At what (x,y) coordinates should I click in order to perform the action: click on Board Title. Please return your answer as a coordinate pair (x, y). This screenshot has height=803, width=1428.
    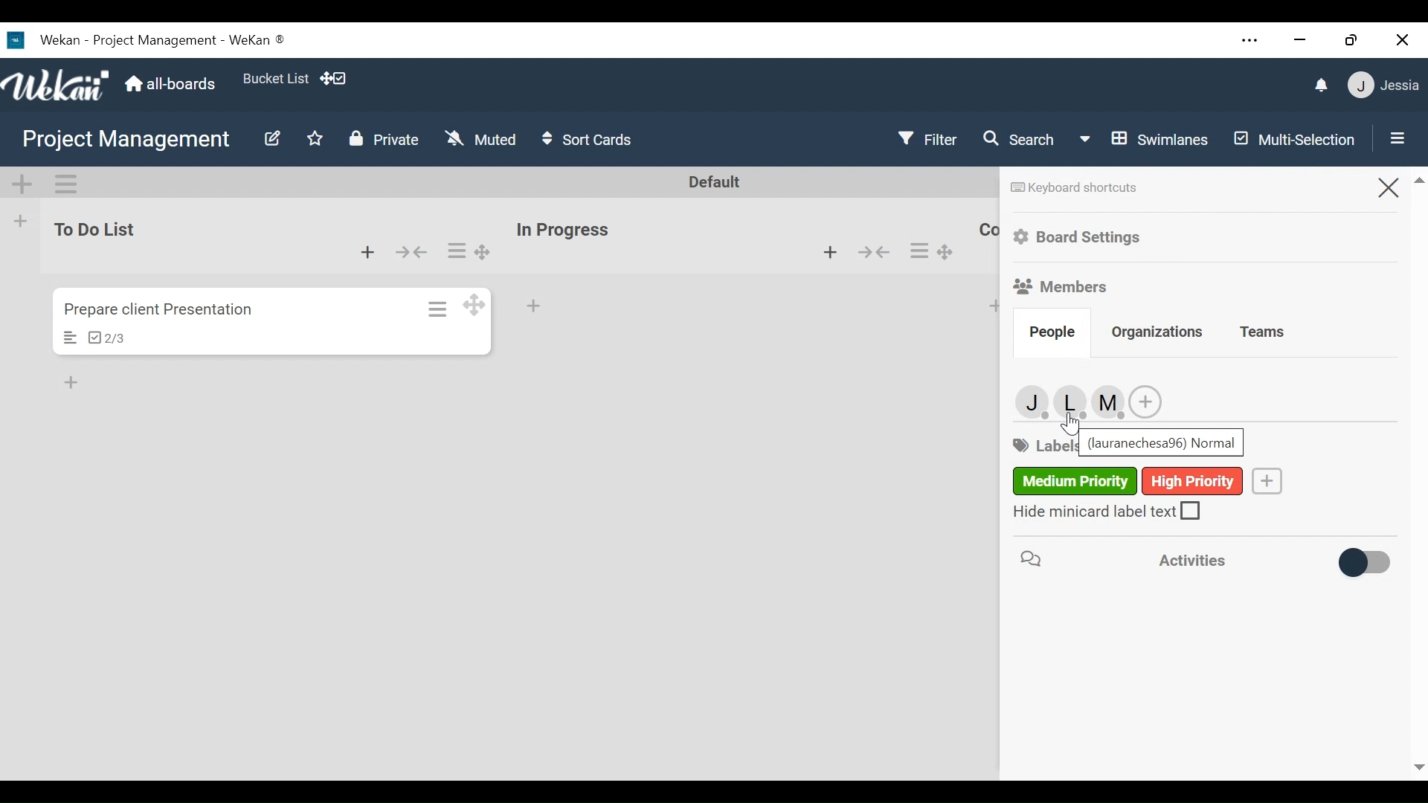
    Looking at the image, I should click on (126, 139).